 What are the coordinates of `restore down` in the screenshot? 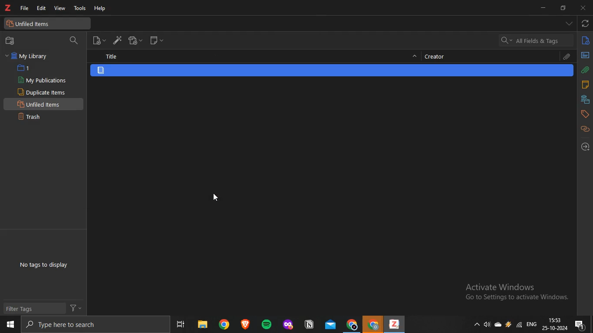 It's located at (563, 9).